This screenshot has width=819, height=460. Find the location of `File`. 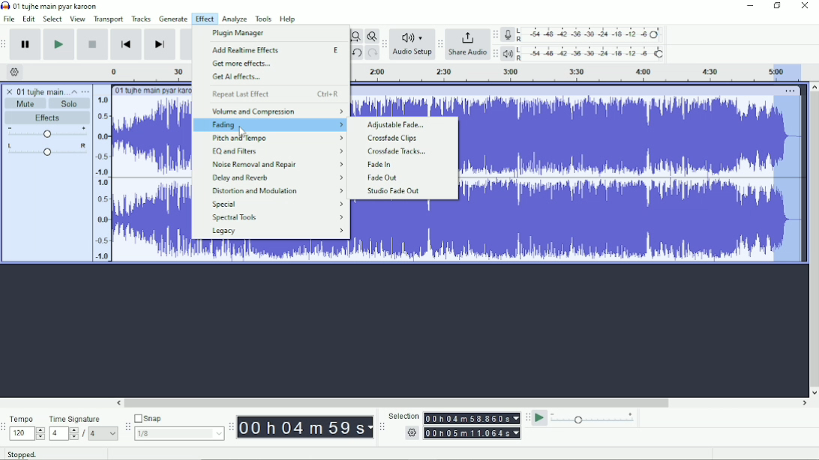

File is located at coordinates (10, 19).